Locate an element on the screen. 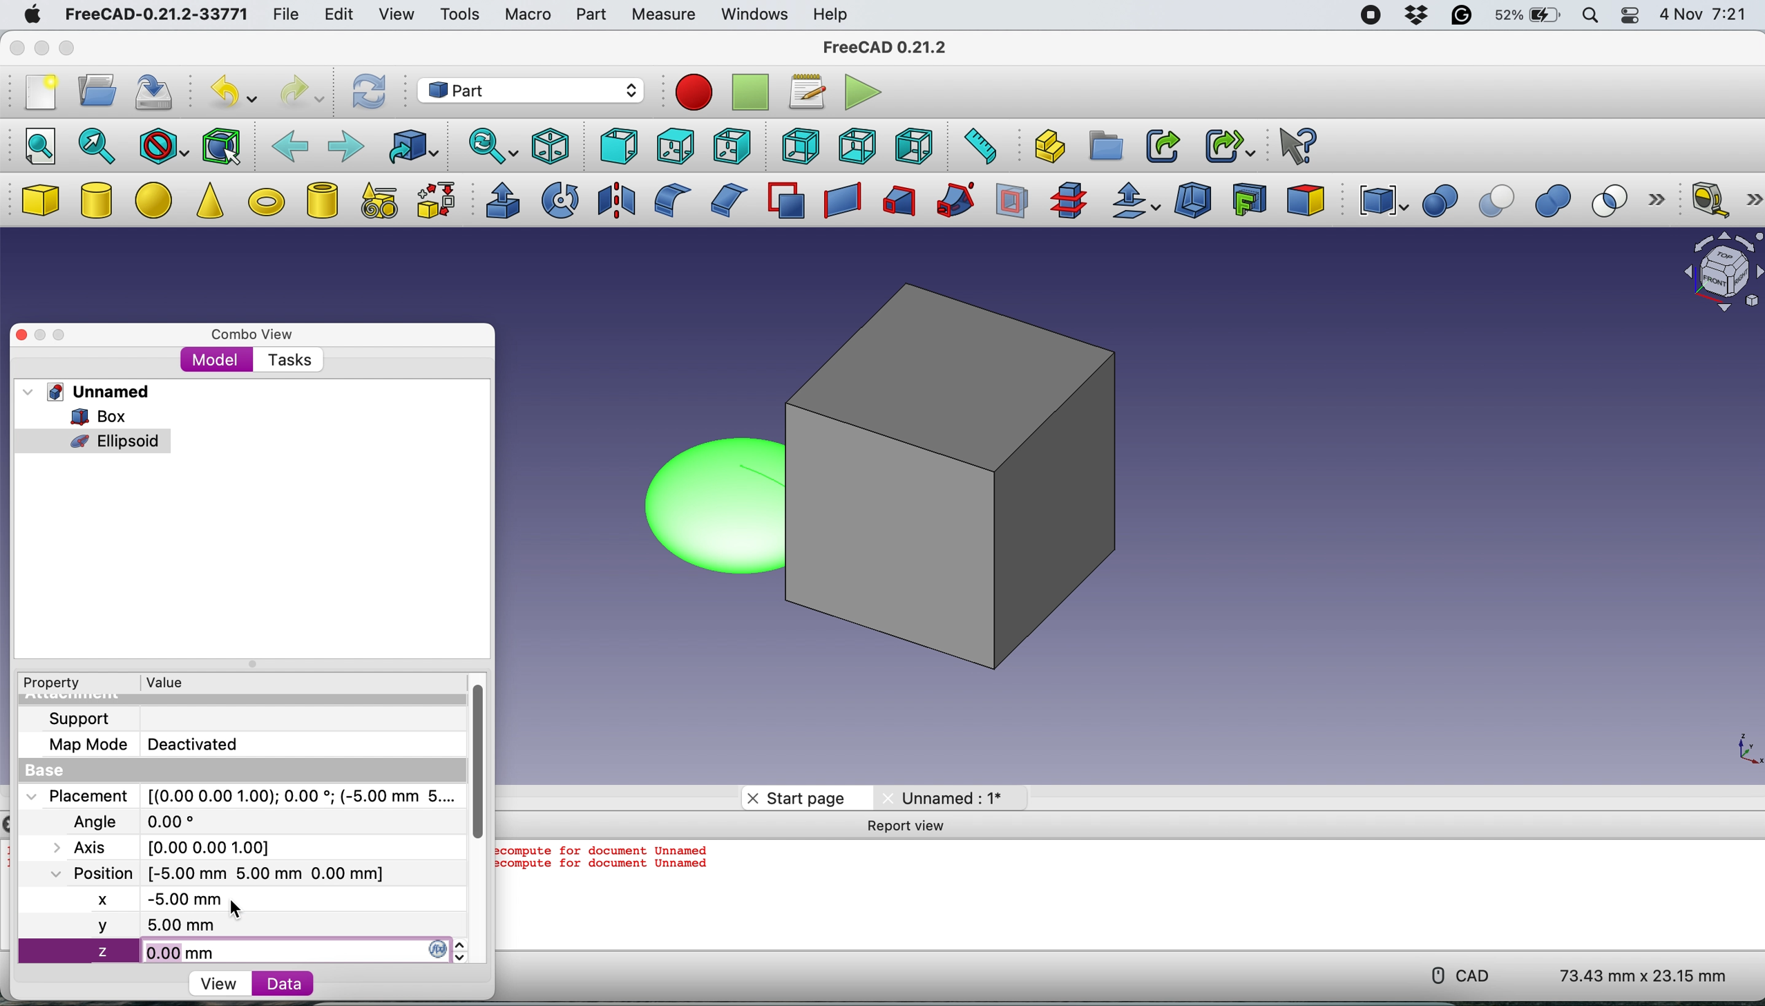  fit selection is located at coordinates (97, 145).